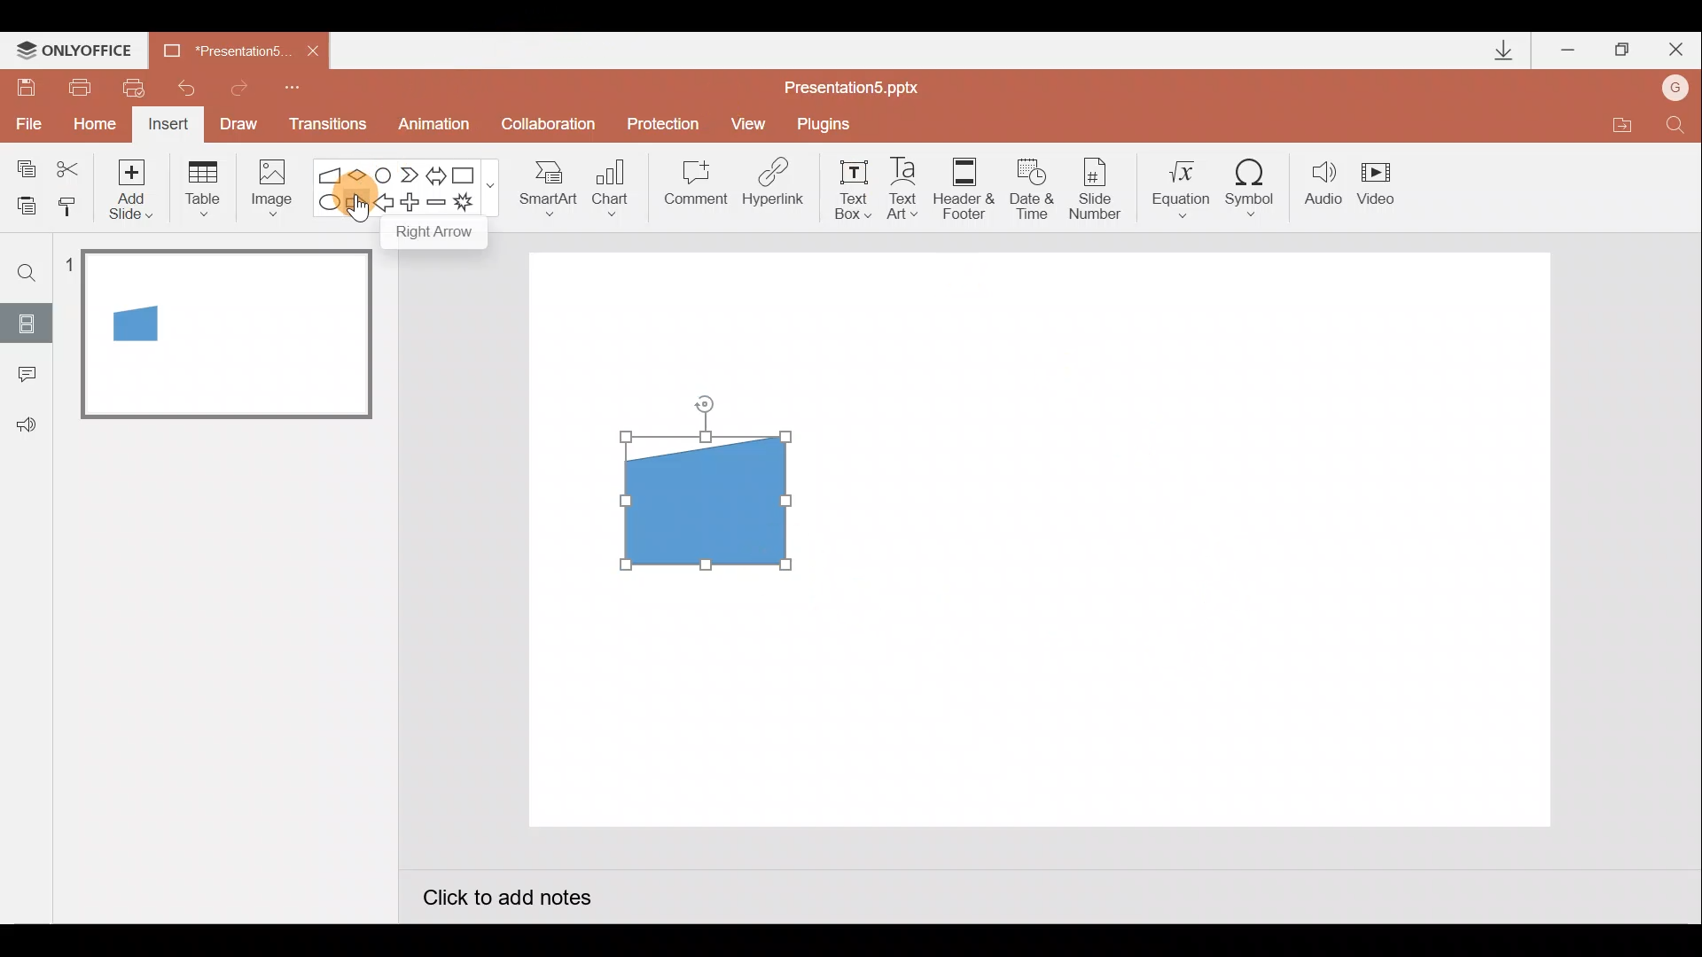 The image size is (1702, 957). I want to click on Cursor, so click(361, 211).